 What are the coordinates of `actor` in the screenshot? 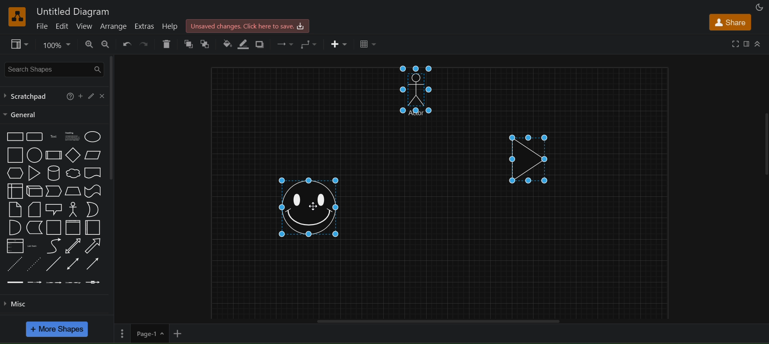 It's located at (72, 209).